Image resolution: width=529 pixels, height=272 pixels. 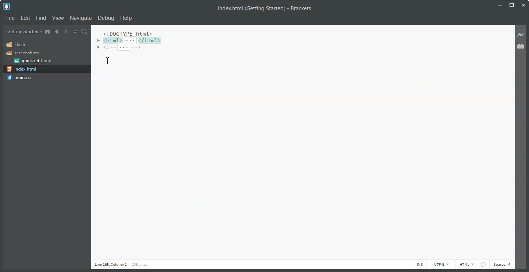 I want to click on Screenshots, so click(x=23, y=53).